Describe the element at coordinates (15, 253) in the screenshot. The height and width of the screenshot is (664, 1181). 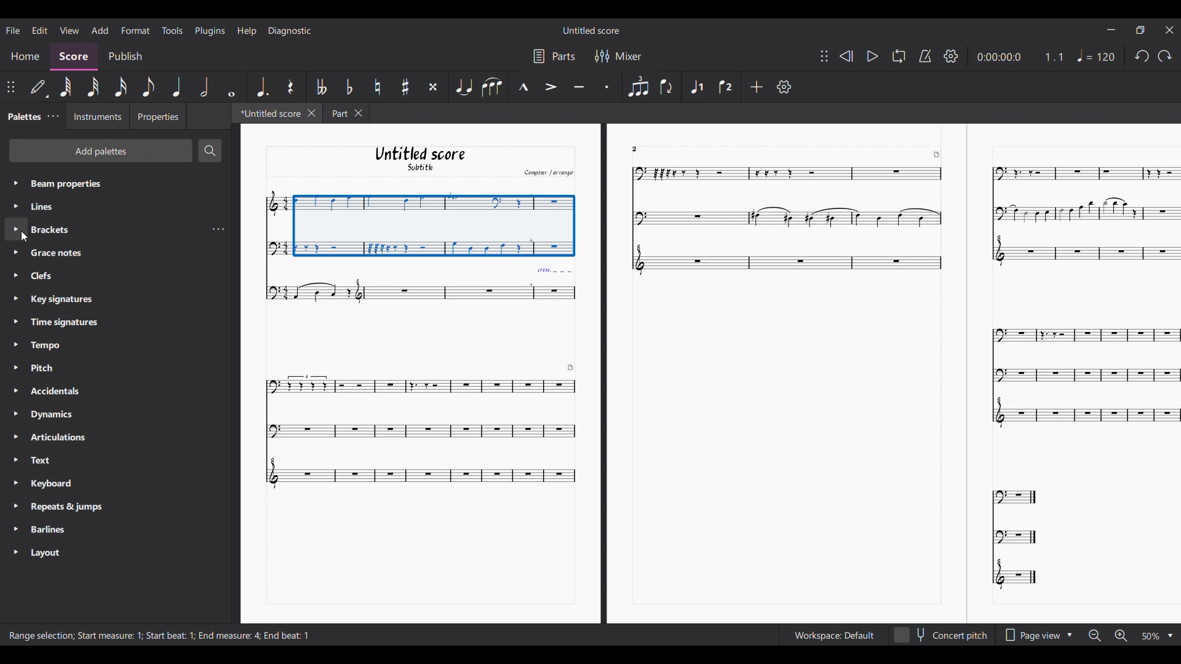
I see `` at that location.